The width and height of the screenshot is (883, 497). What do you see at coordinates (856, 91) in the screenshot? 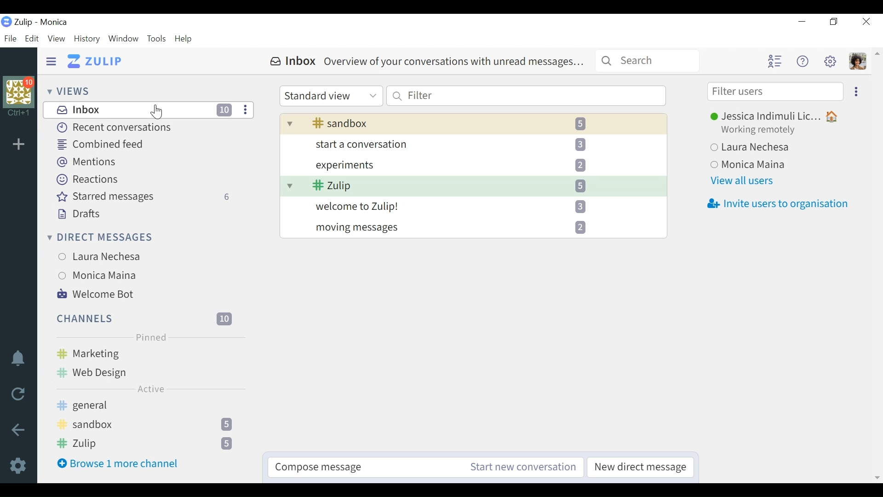
I see `Ellipses` at bounding box center [856, 91].